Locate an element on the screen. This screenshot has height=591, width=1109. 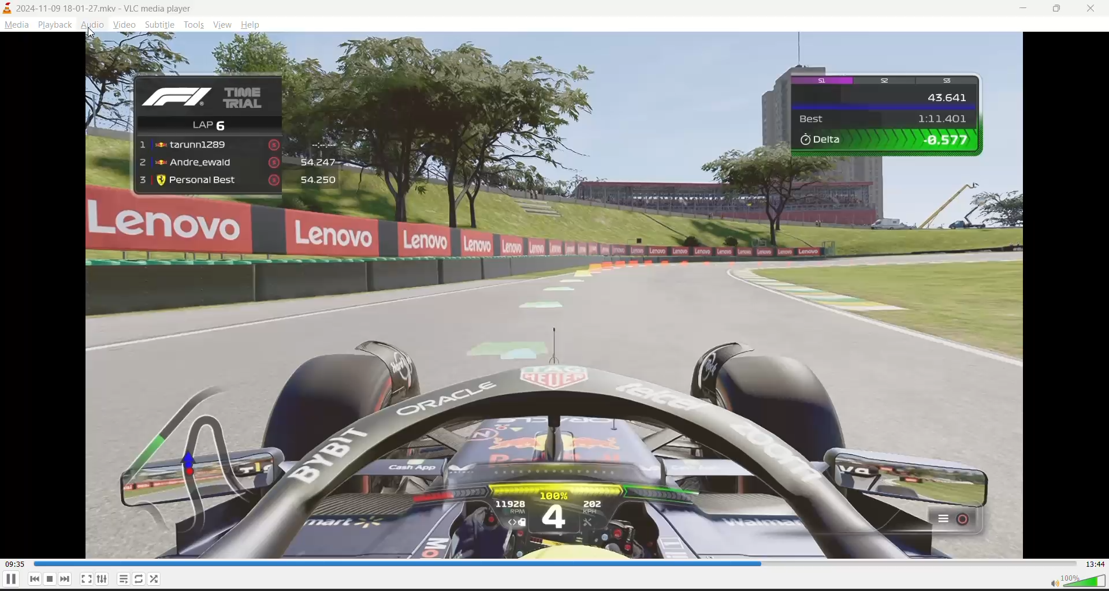
media is located at coordinates (16, 26).